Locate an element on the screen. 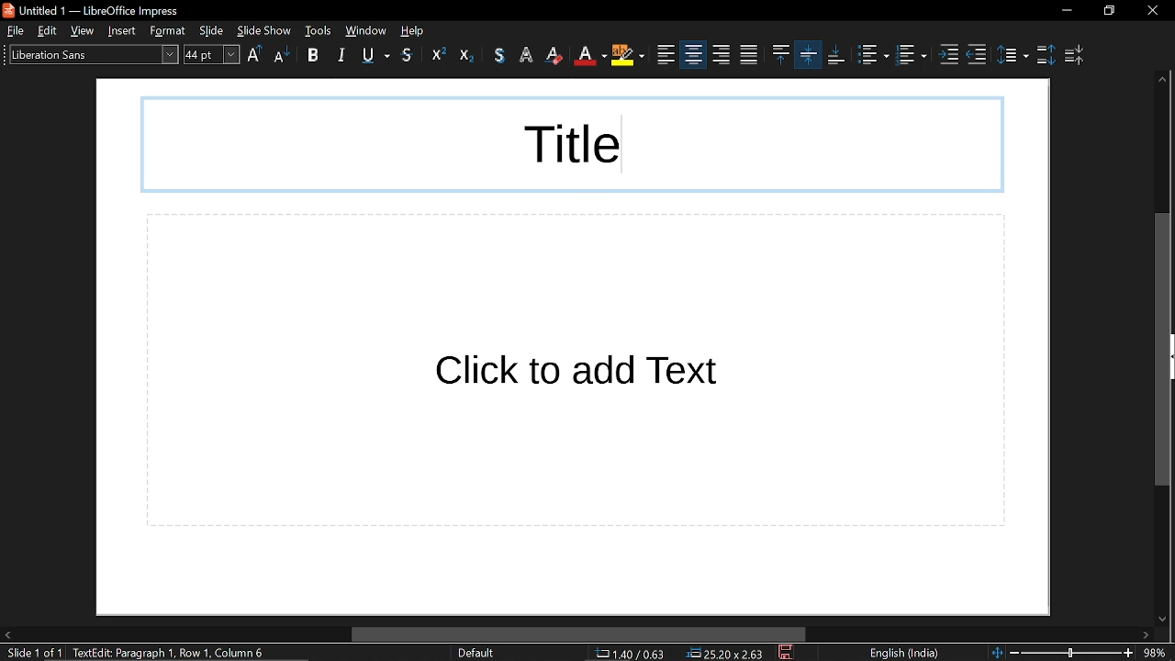 The height and width of the screenshot is (661, 1175). toggle unordered list is located at coordinates (872, 55).